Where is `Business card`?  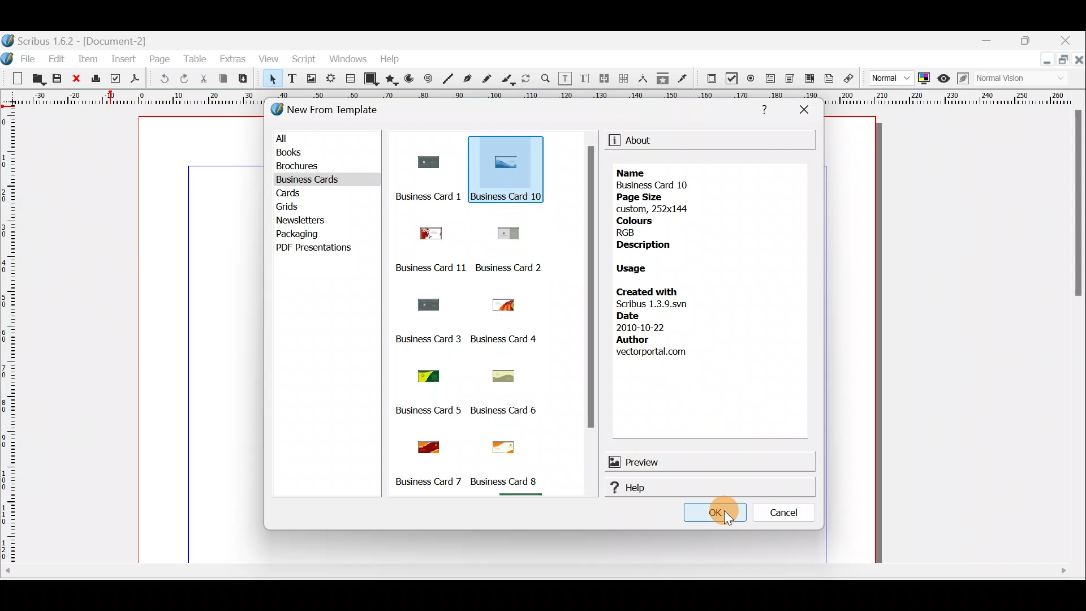
Business card is located at coordinates (503, 445).